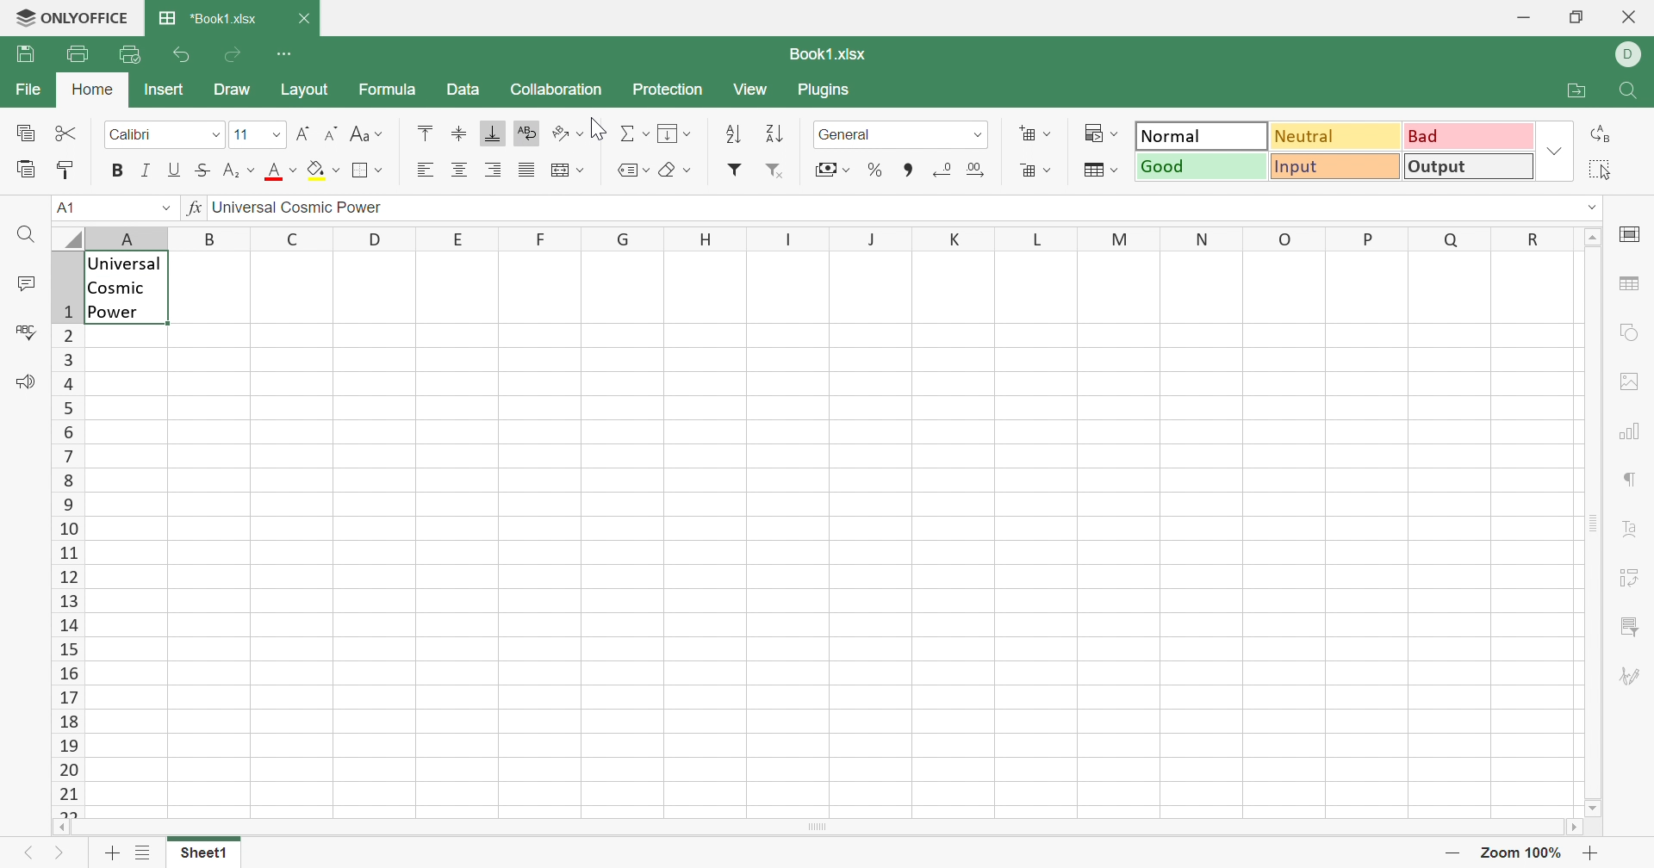 The width and height of the screenshot is (1654, 868). Describe the element at coordinates (1520, 851) in the screenshot. I see `Zoom 100%` at that location.